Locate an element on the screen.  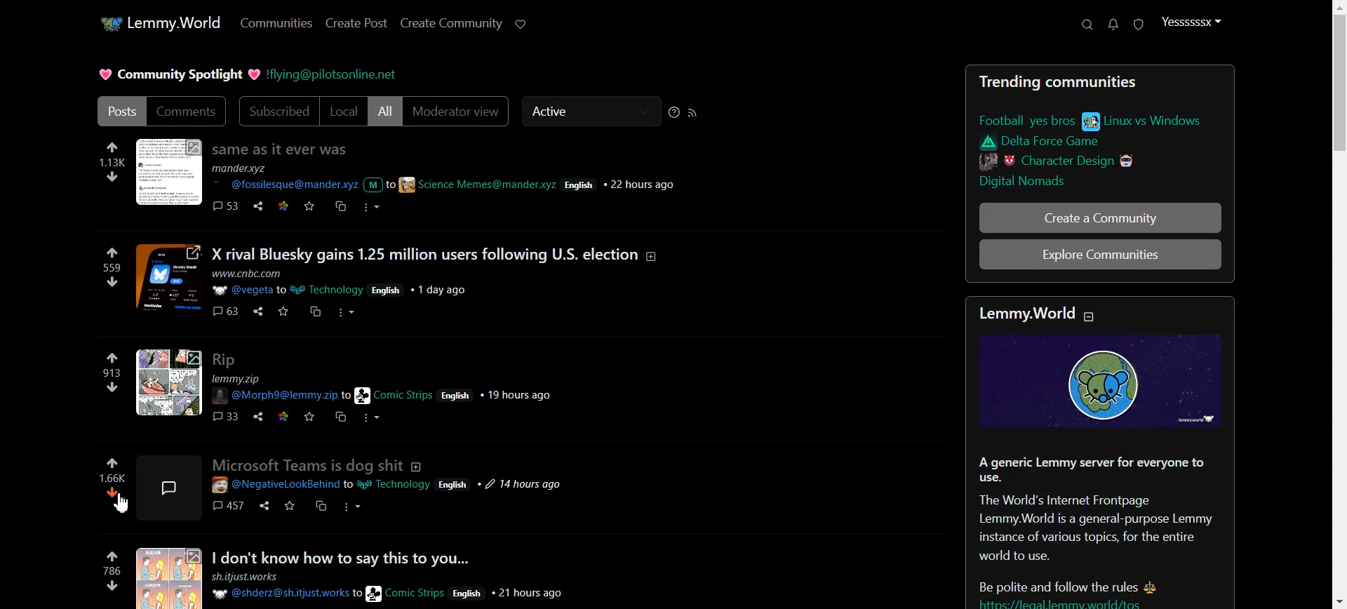
link is located at coordinates (1050, 142).